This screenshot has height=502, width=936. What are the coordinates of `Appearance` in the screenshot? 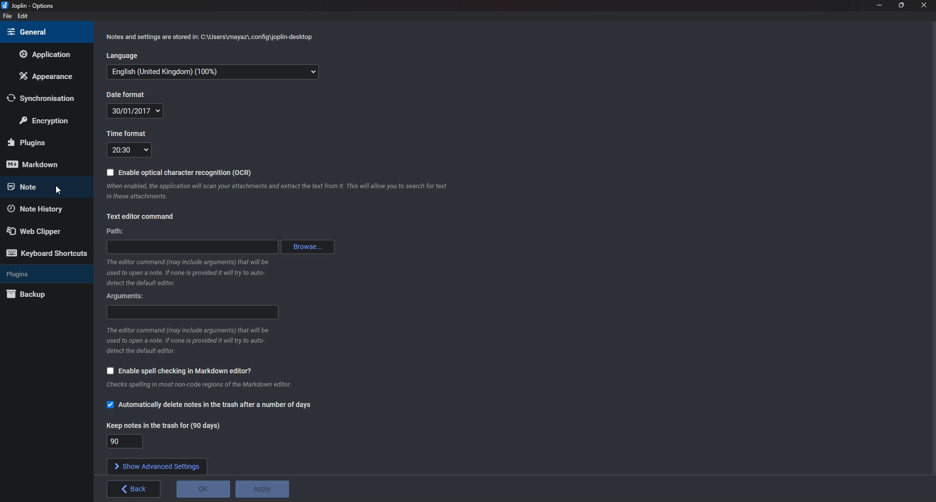 It's located at (47, 78).